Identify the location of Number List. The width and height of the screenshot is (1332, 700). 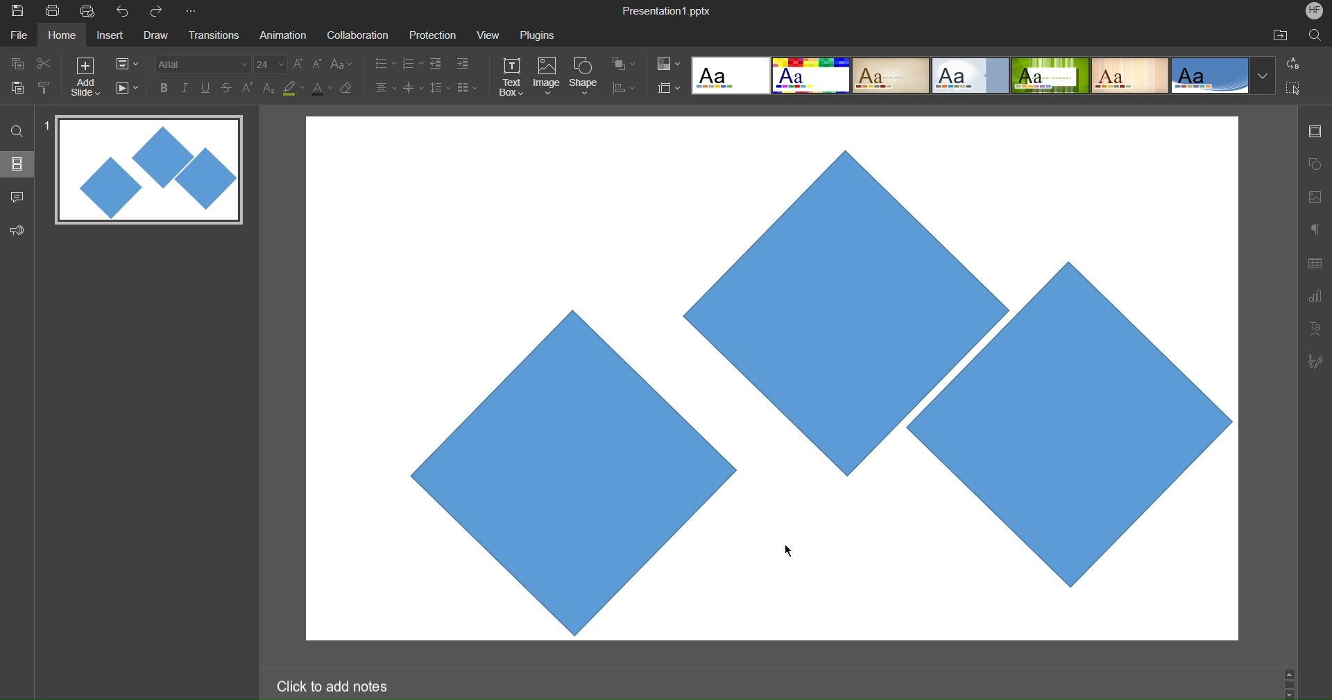
(411, 65).